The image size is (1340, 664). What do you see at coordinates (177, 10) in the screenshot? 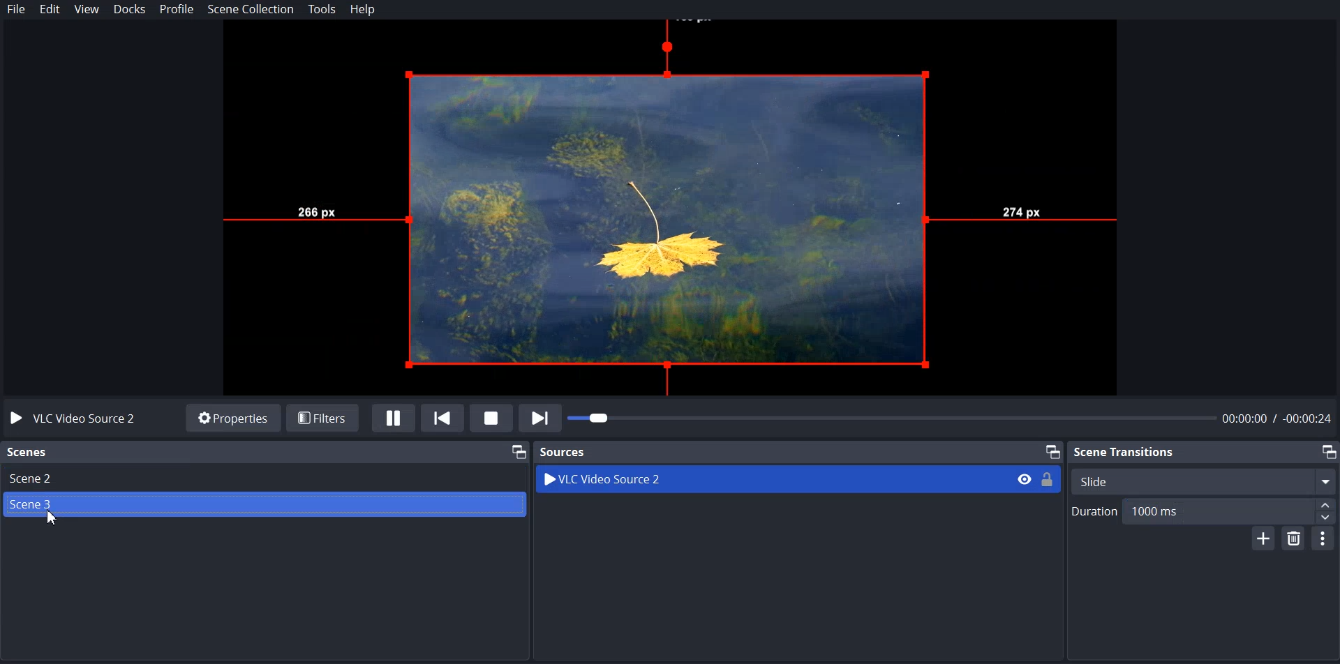
I see `Profile` at bounding box center [177, 10].